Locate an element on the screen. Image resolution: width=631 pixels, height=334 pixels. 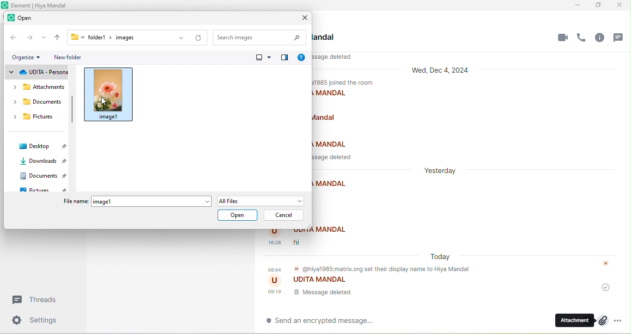
organize is located at coordinates (28, 58).